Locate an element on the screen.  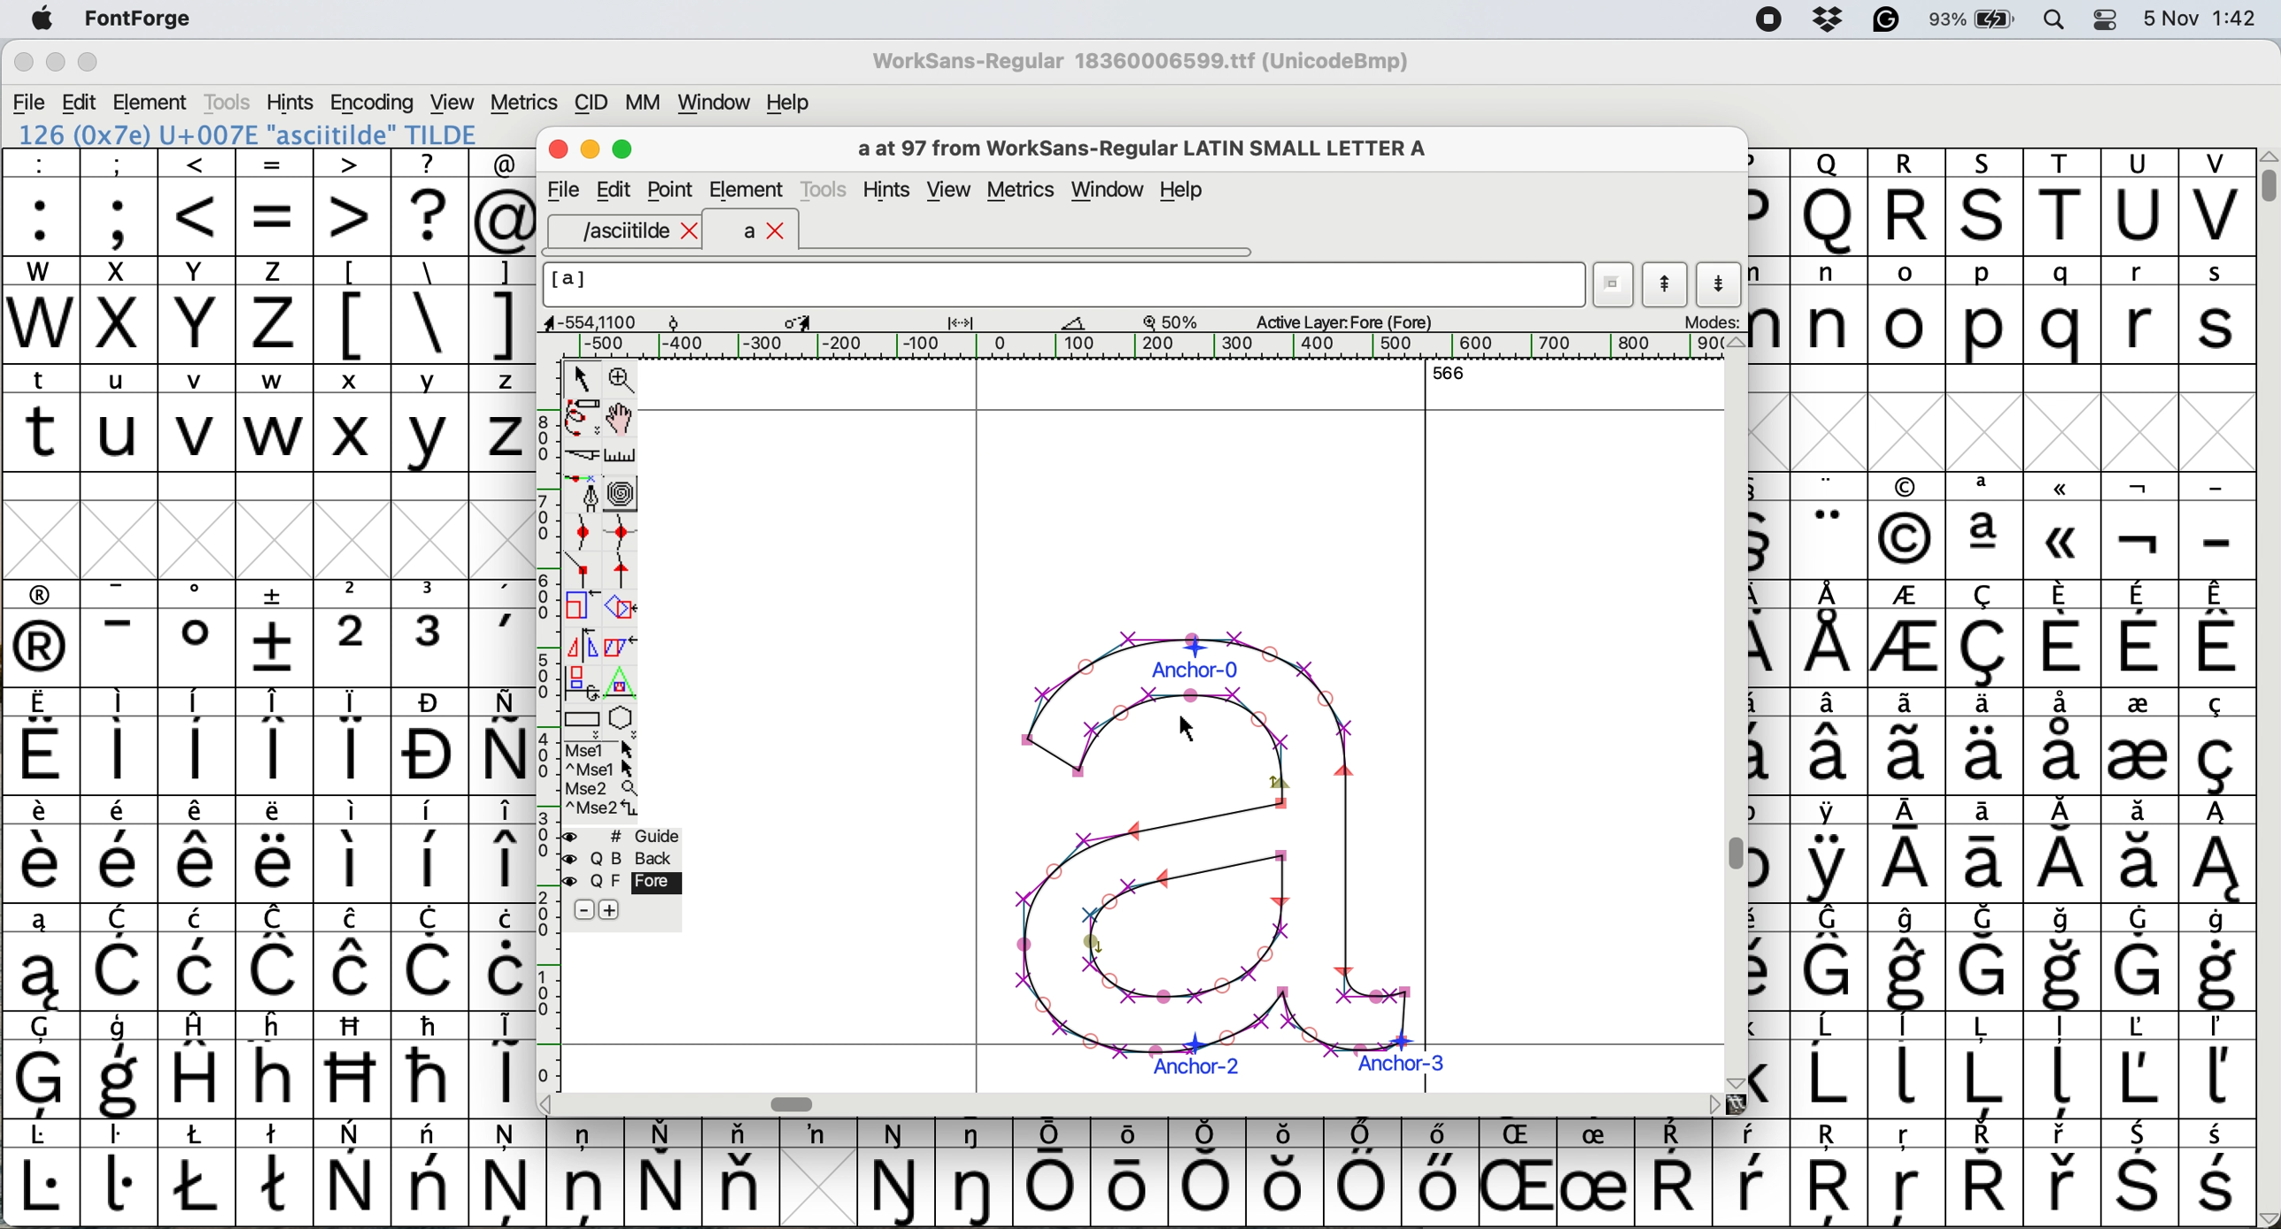
 is located at coordinates (1987, 202).